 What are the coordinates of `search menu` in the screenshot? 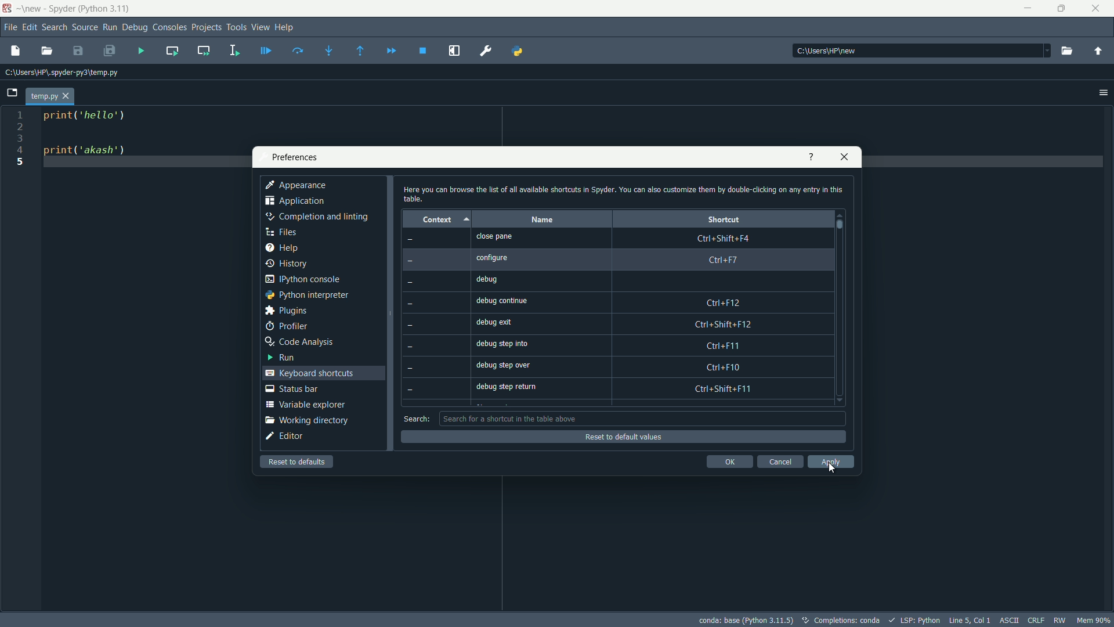 It's located at (54, 28).